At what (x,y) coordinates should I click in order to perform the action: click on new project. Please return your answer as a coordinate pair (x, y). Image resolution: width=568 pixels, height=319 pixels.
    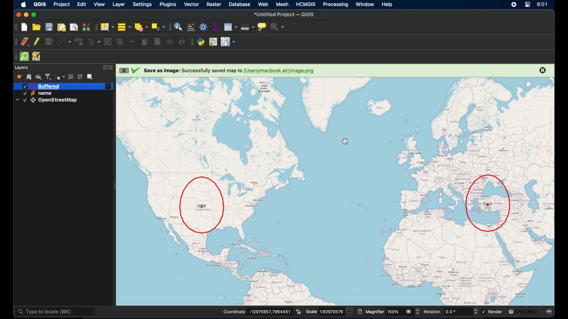
    Looking at the image, I should click on (25, 27).